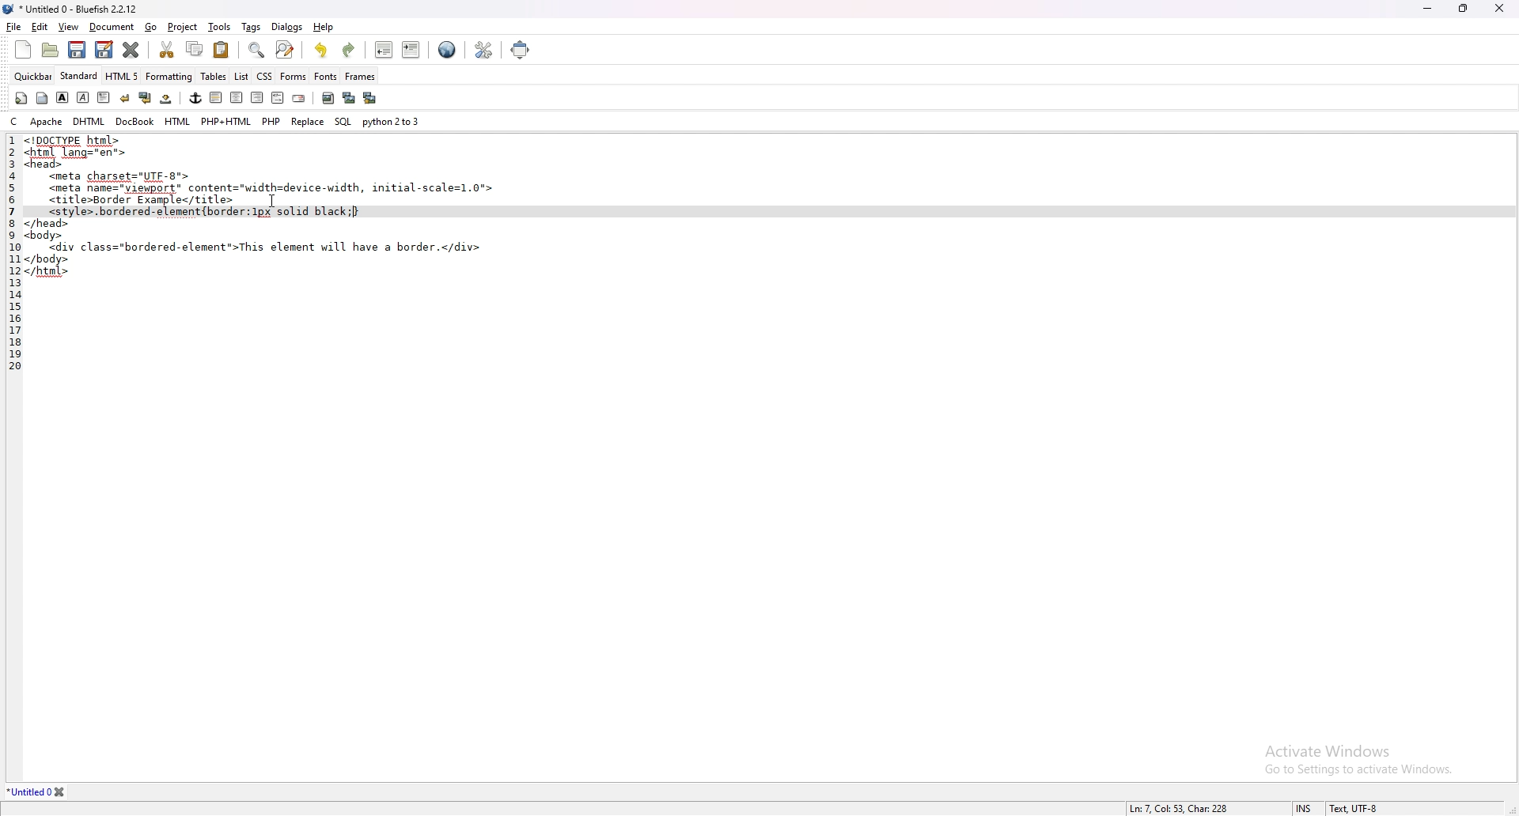 The width and height of the screenshot is (1519, 816). Describe the element at coordinates (1430, 8) in the screenshot. I see `minimize` at that location.